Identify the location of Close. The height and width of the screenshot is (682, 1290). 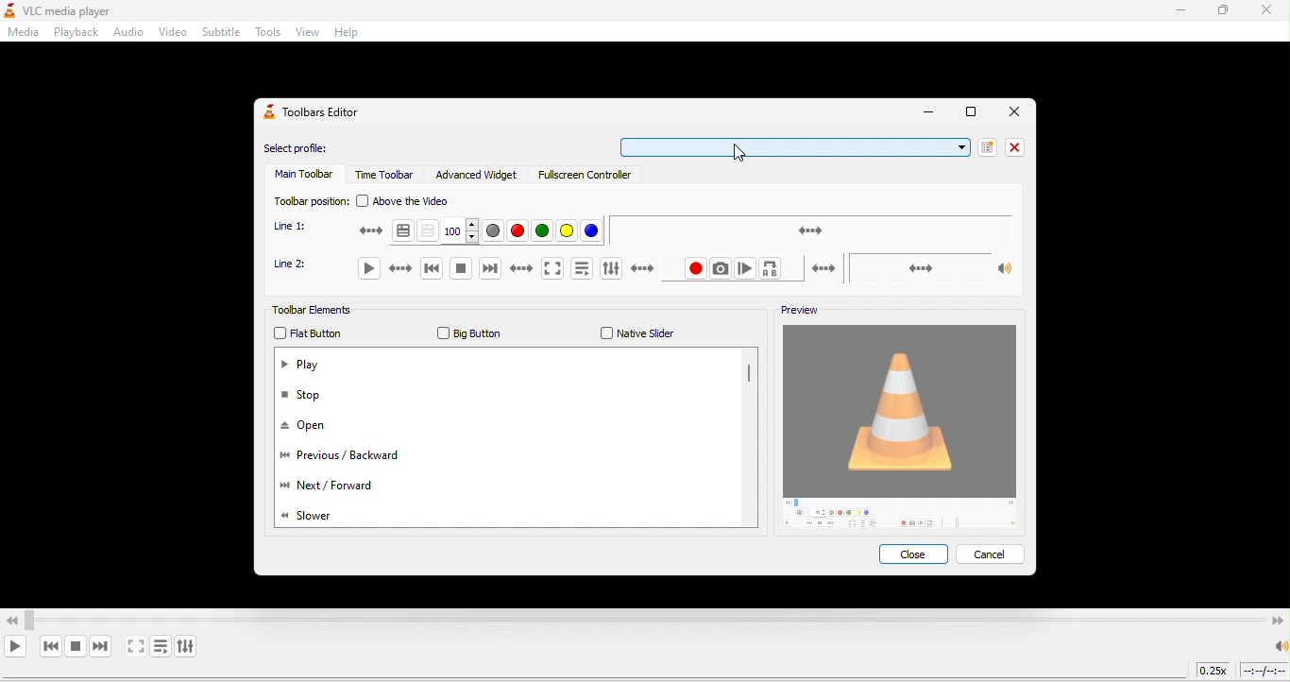
(1014, 111).